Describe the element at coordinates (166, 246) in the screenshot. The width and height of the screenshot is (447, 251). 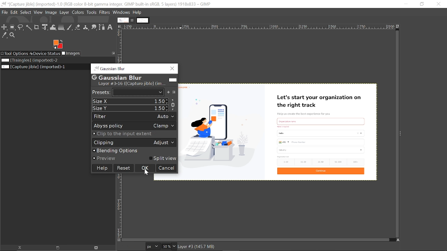
I see `Current zoom` at that location.